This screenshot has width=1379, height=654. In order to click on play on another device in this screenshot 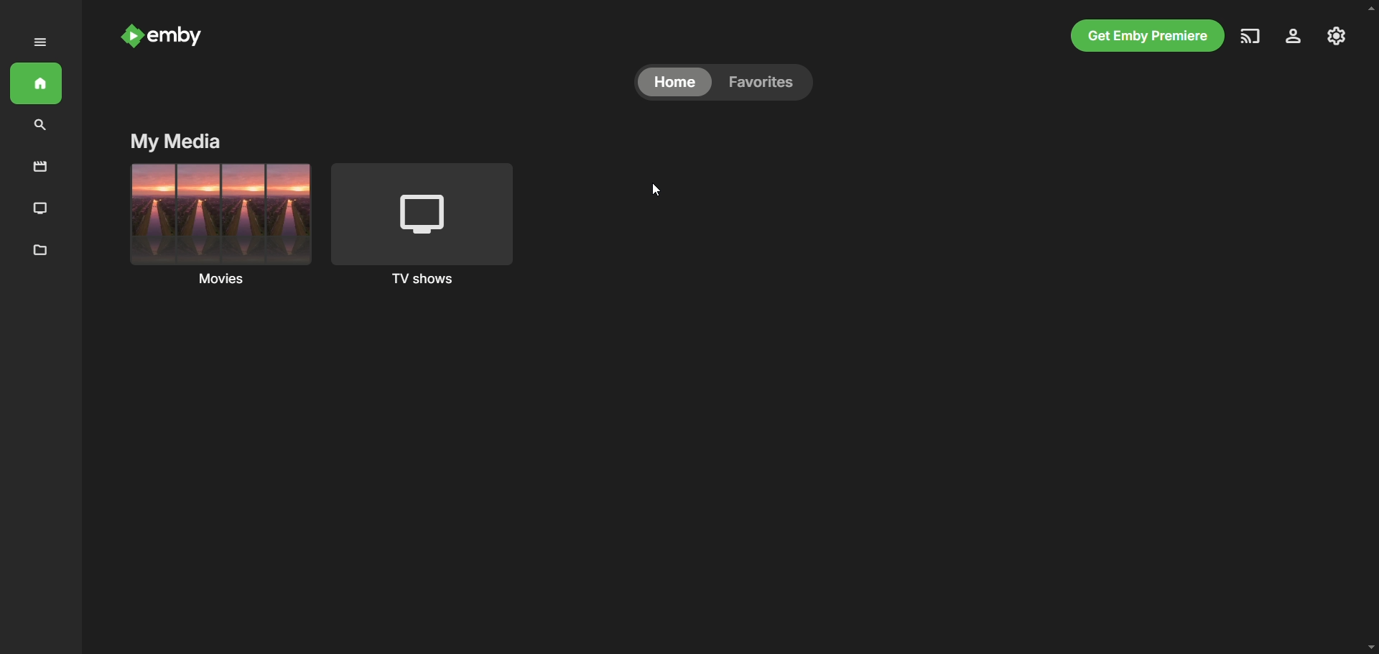, I will do `click(1253, 36)`.